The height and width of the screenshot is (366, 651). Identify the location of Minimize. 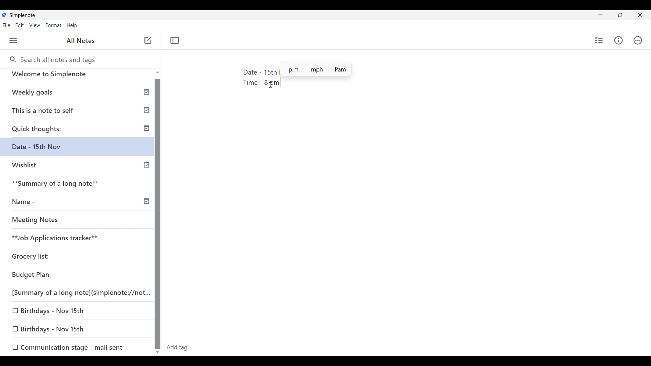
(600, 15).